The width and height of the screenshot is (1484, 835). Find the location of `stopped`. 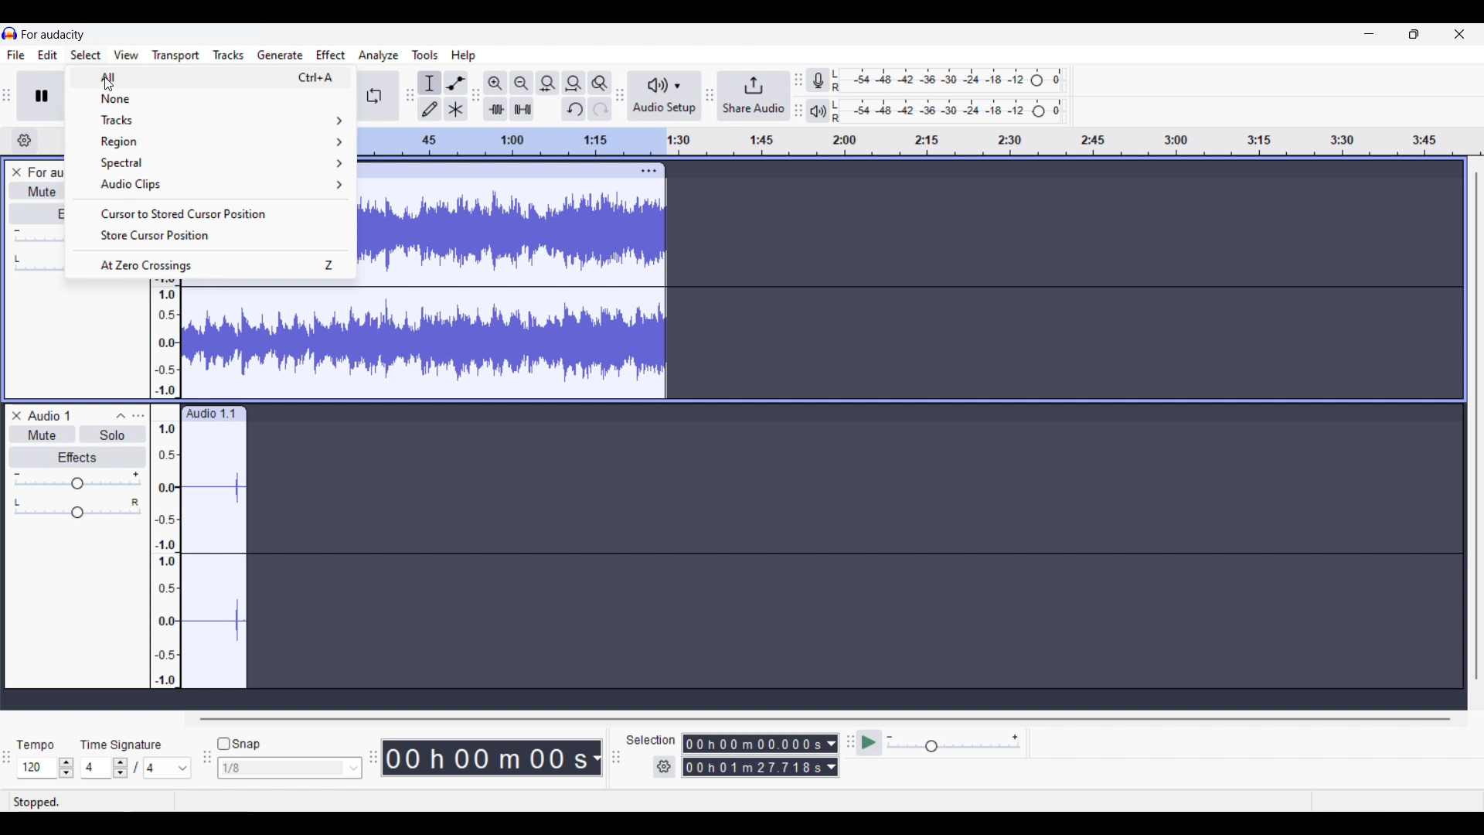

stopped is located at coordinates (58, 801).